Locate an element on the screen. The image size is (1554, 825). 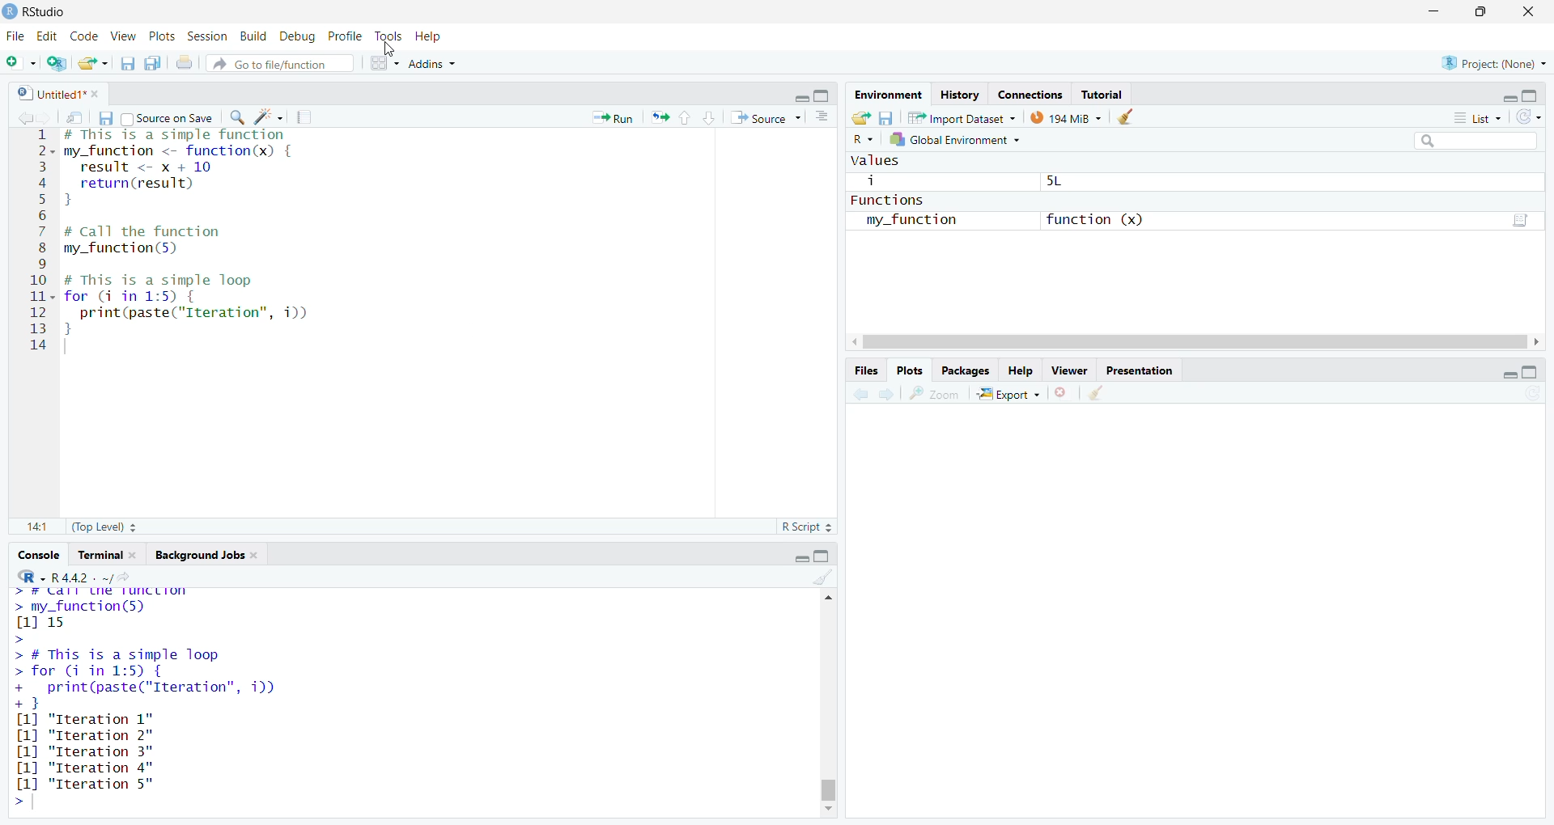
[1] "Iteration 3" is located at coordinates (83, 752).